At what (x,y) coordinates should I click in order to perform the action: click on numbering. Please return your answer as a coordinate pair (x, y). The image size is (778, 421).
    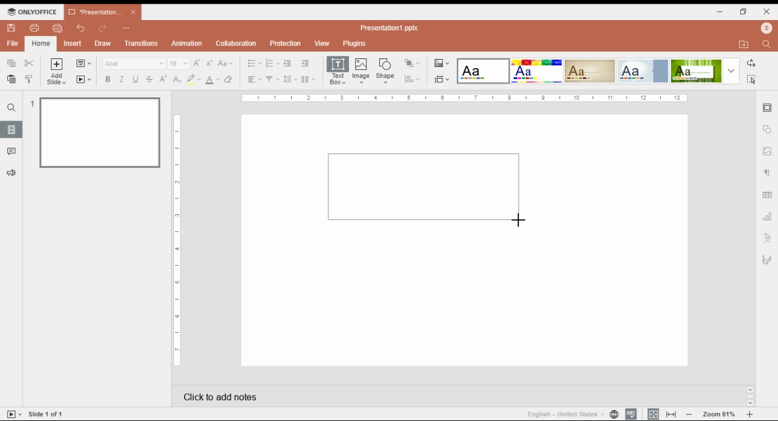
    Looking at the image, I should click on (272, 63).